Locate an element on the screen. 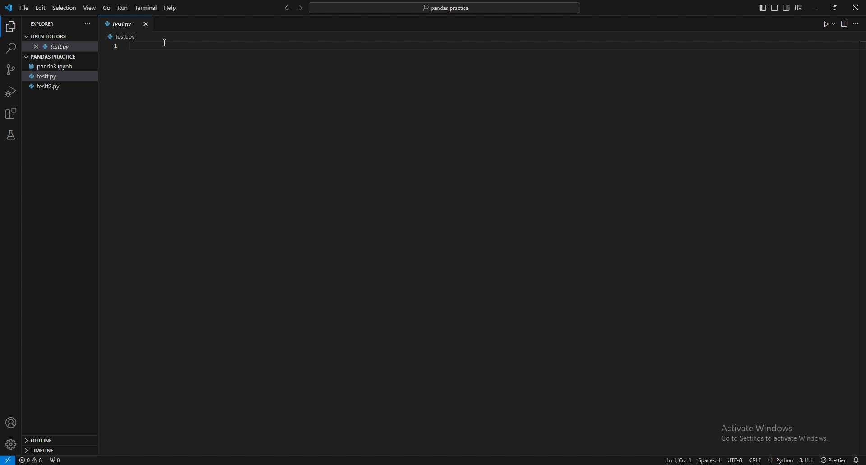 The height and width of the screenshot is (465, 866). extensions is located at coordinates (11, 114).